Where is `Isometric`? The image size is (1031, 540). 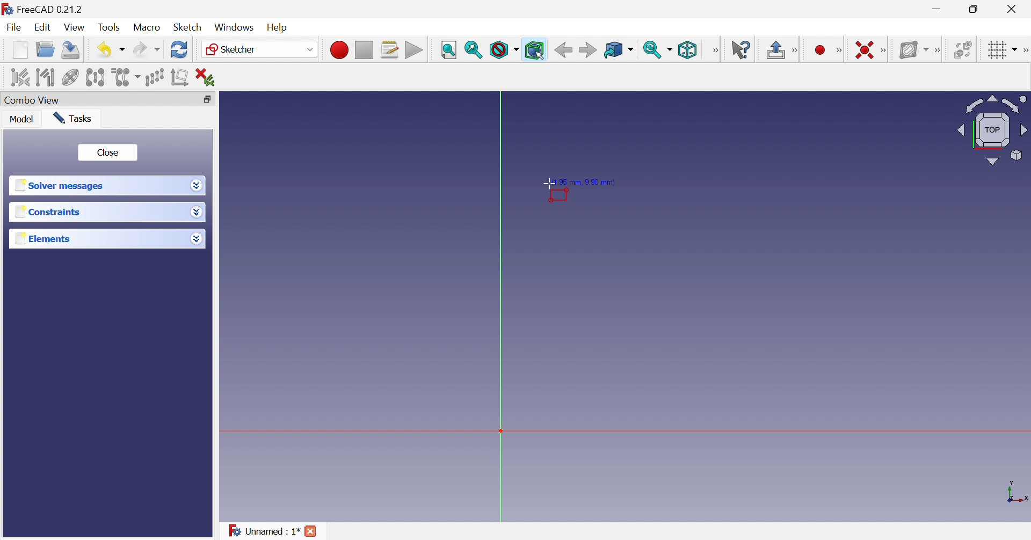
Isometric is located at coordinates (689, 49).